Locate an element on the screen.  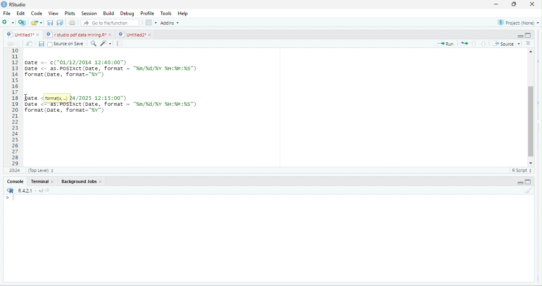
‘Source on Save is located at coordinates (65, 44).